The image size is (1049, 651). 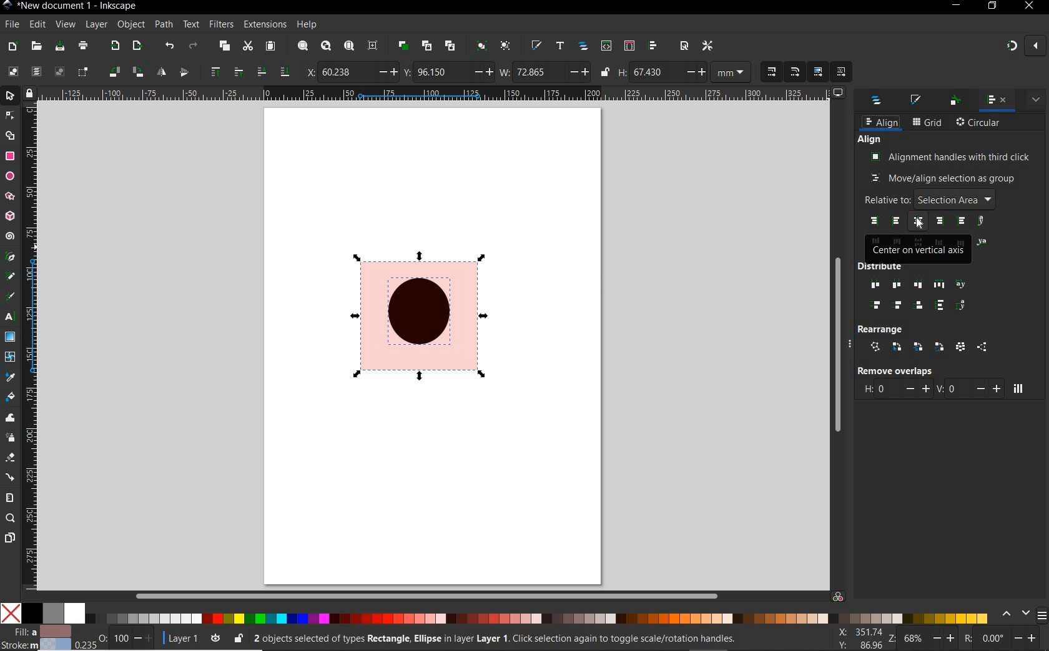 I want to click on alignment handles with third click, so click(x=951, y=157).